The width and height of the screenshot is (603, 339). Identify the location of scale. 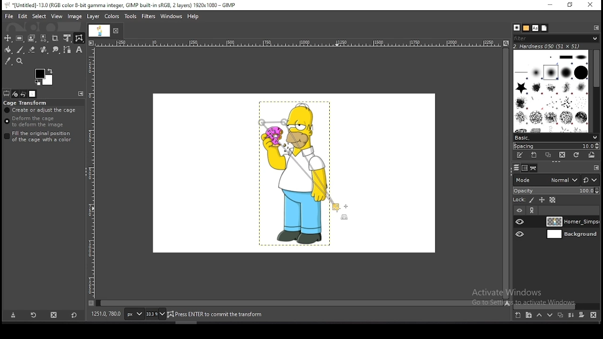
(91, 175).